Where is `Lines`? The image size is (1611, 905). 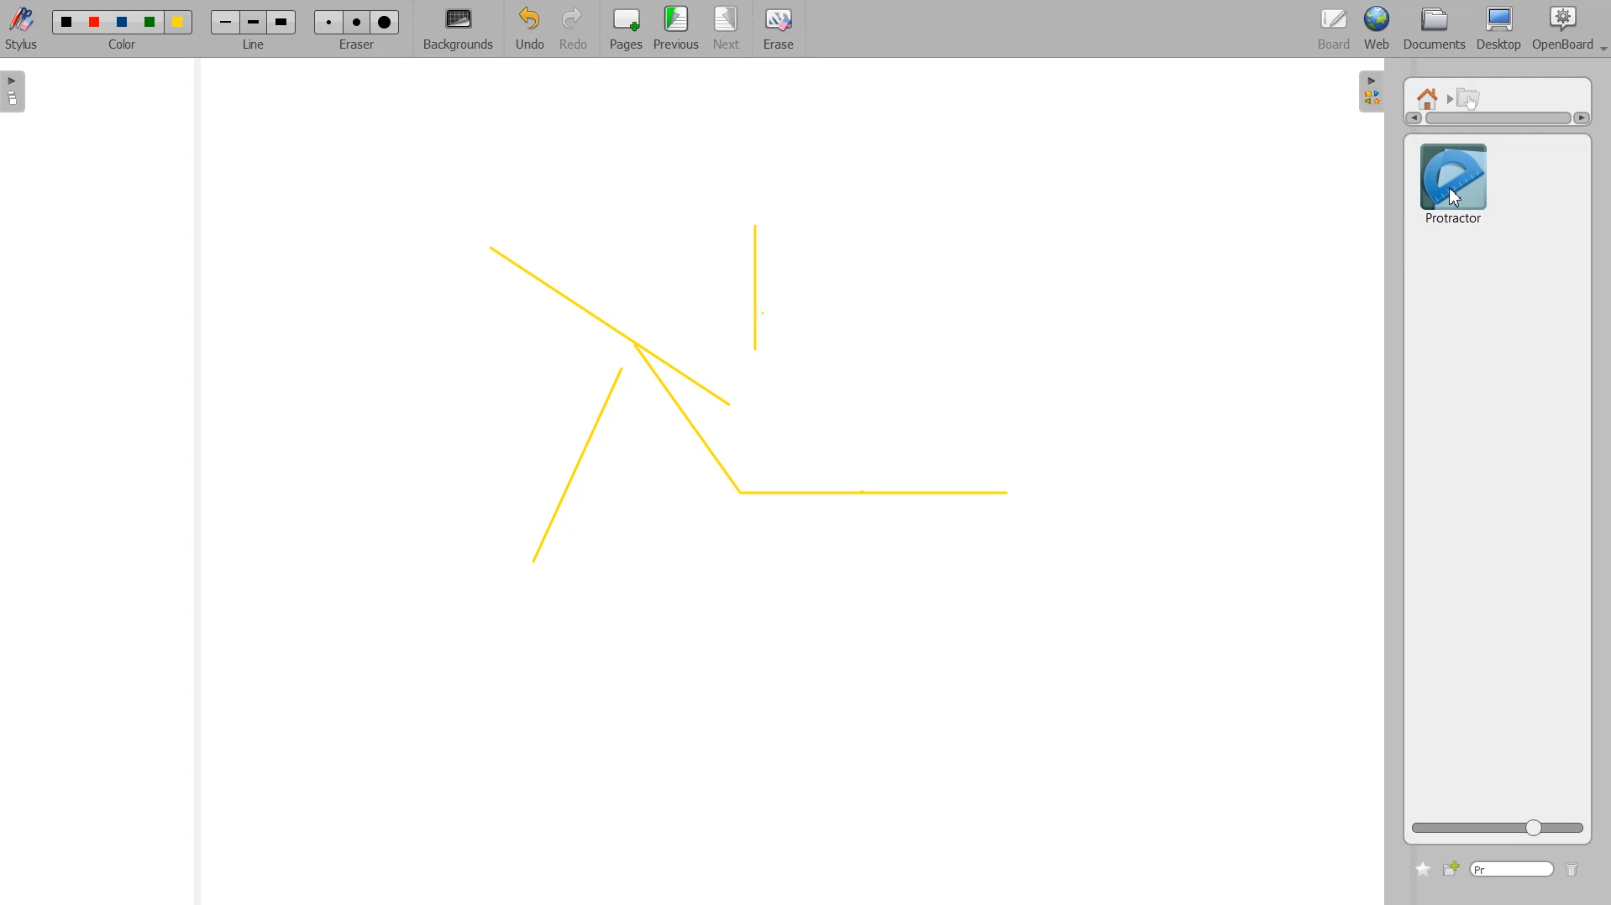 Lines is located at coordinates (742, 398).